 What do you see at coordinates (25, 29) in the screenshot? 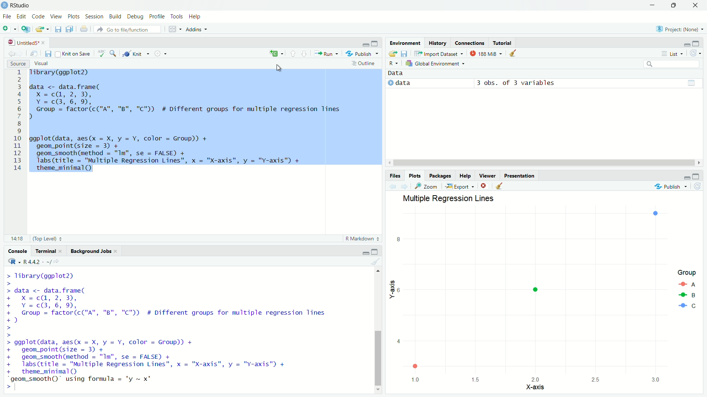
I see `add script` at bounding box center [25, 29].